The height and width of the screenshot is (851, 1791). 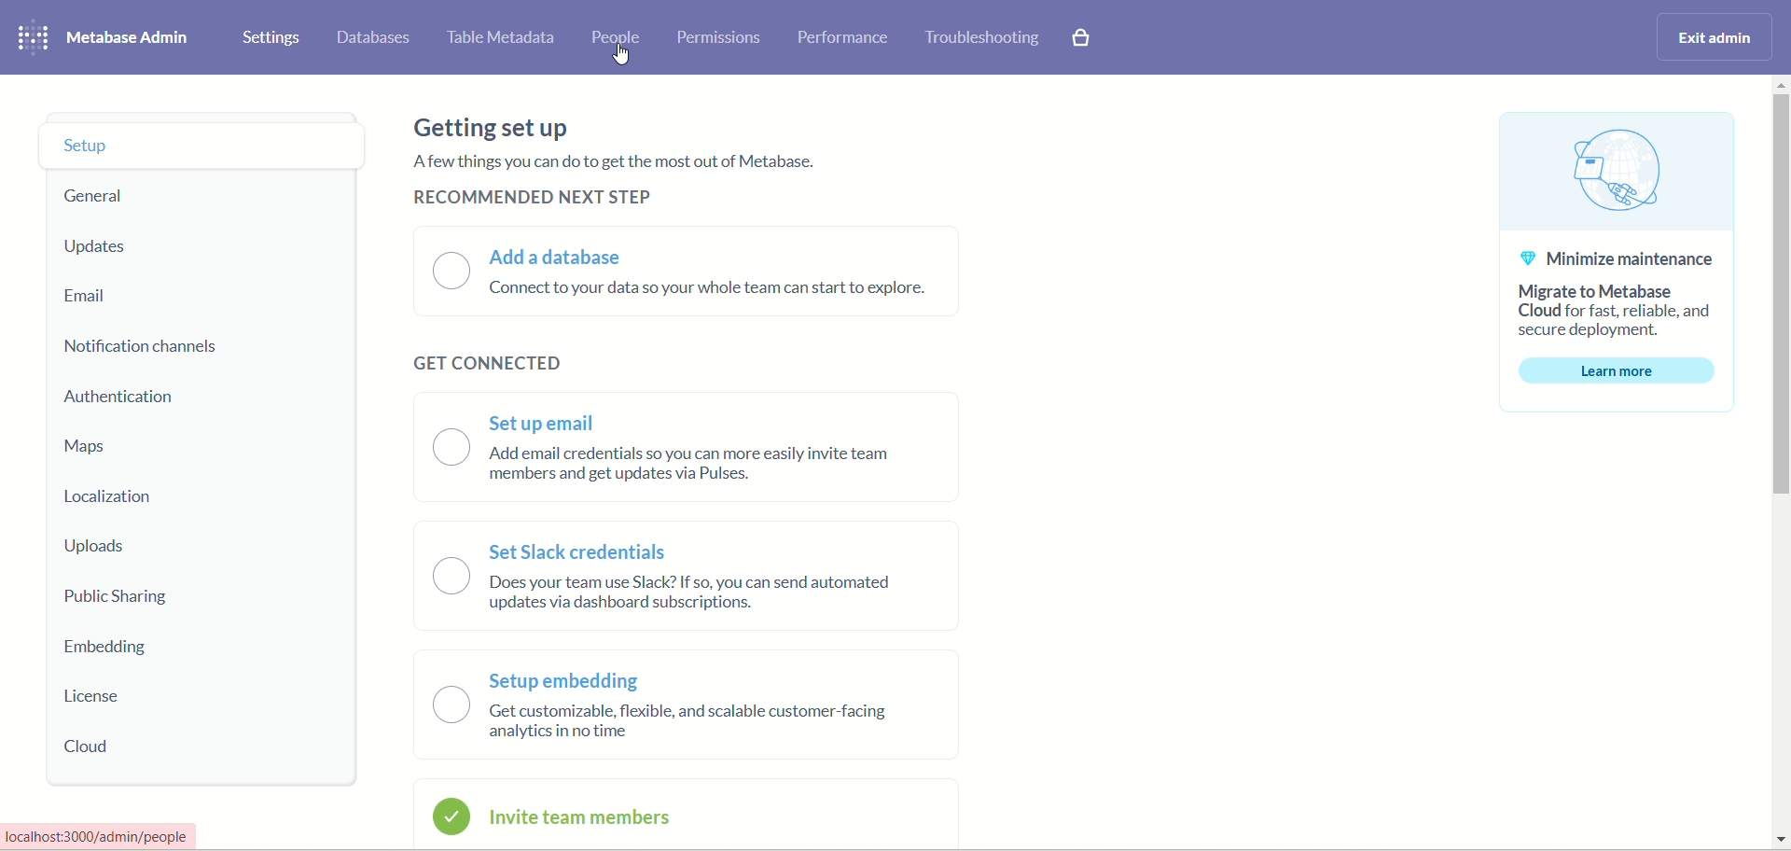 I want to click on permissions, so click(x=720, y=37).